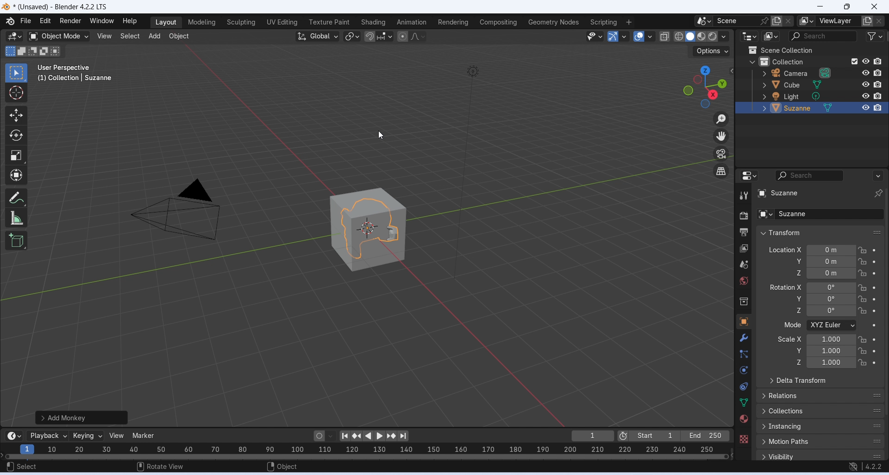 The height and width of the screenshot is (475, 889). Describe the element at coordinates (701, 36) in the screenshot. I see `material preview viewport shading` at that location.